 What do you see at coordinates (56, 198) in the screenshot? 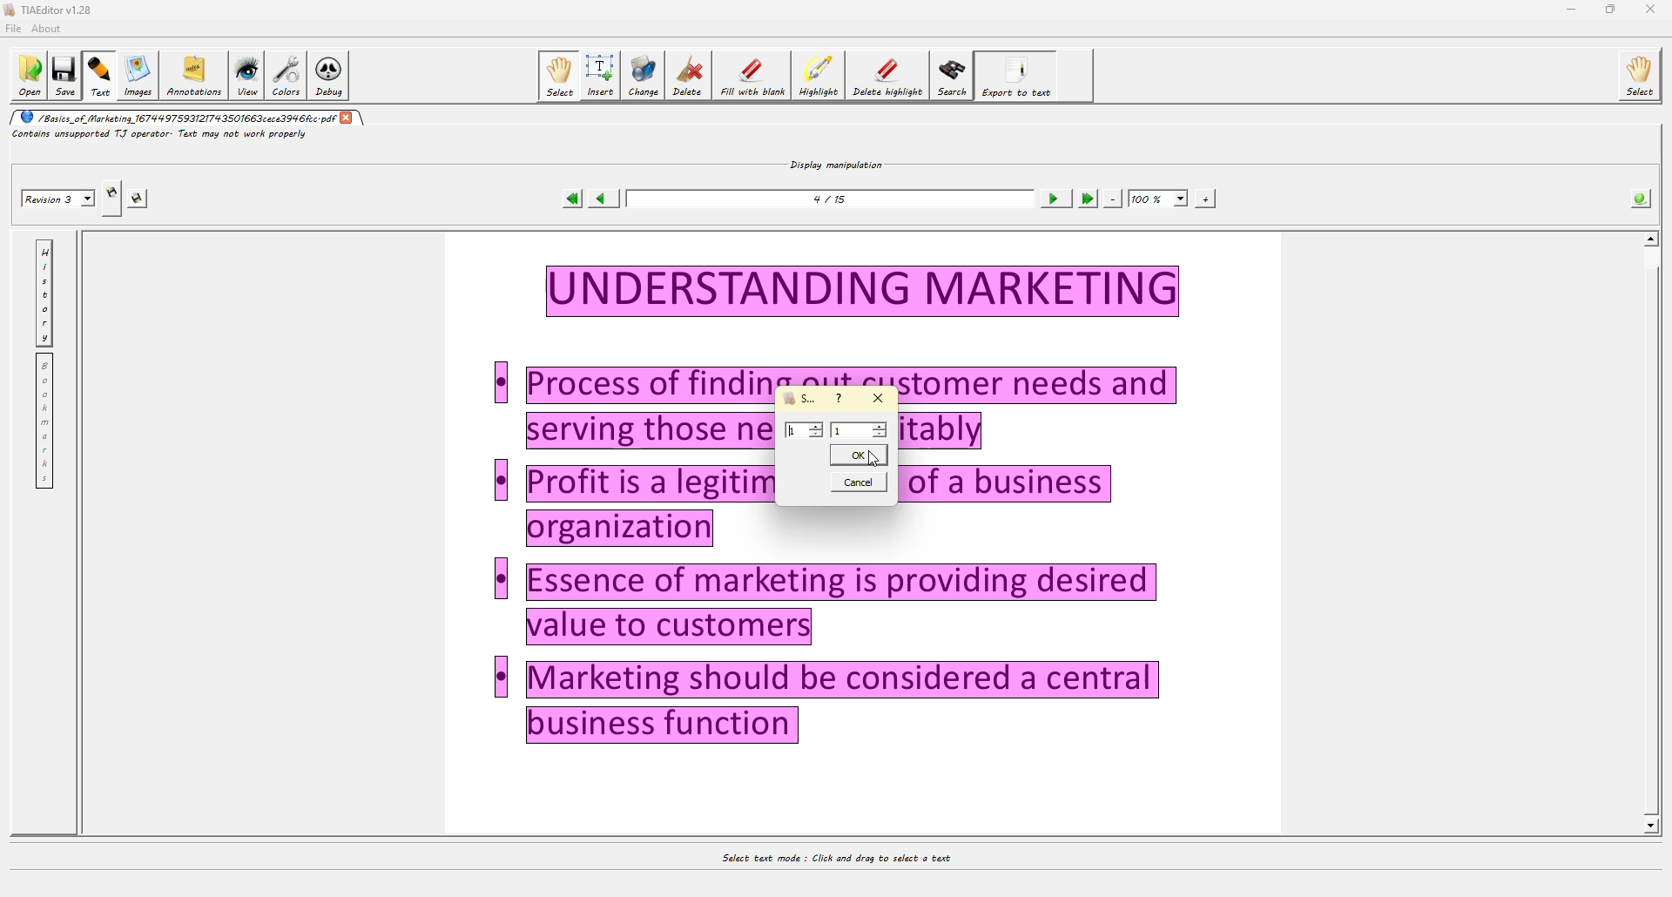
I see `revision` at bounding box center [56, 198].